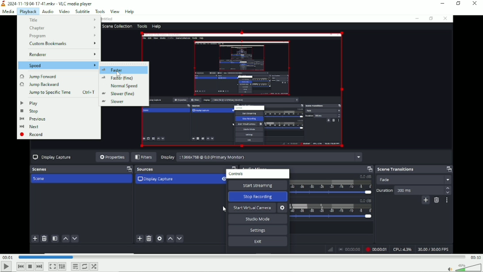 The height and width of the screenshot is (272, 483). I want to click on faster (fine), so click(123, 78).